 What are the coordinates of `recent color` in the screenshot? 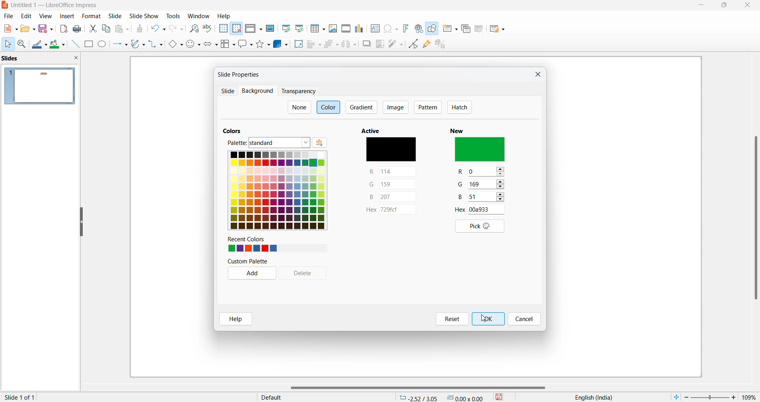 It's located at (253, 239).